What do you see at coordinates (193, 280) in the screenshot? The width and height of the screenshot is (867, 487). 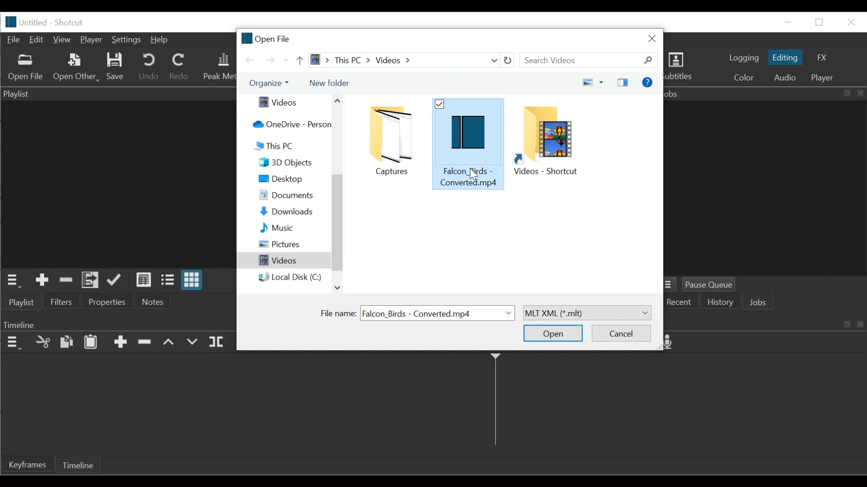 I see `View as icons` at bounding box center [193, 280].